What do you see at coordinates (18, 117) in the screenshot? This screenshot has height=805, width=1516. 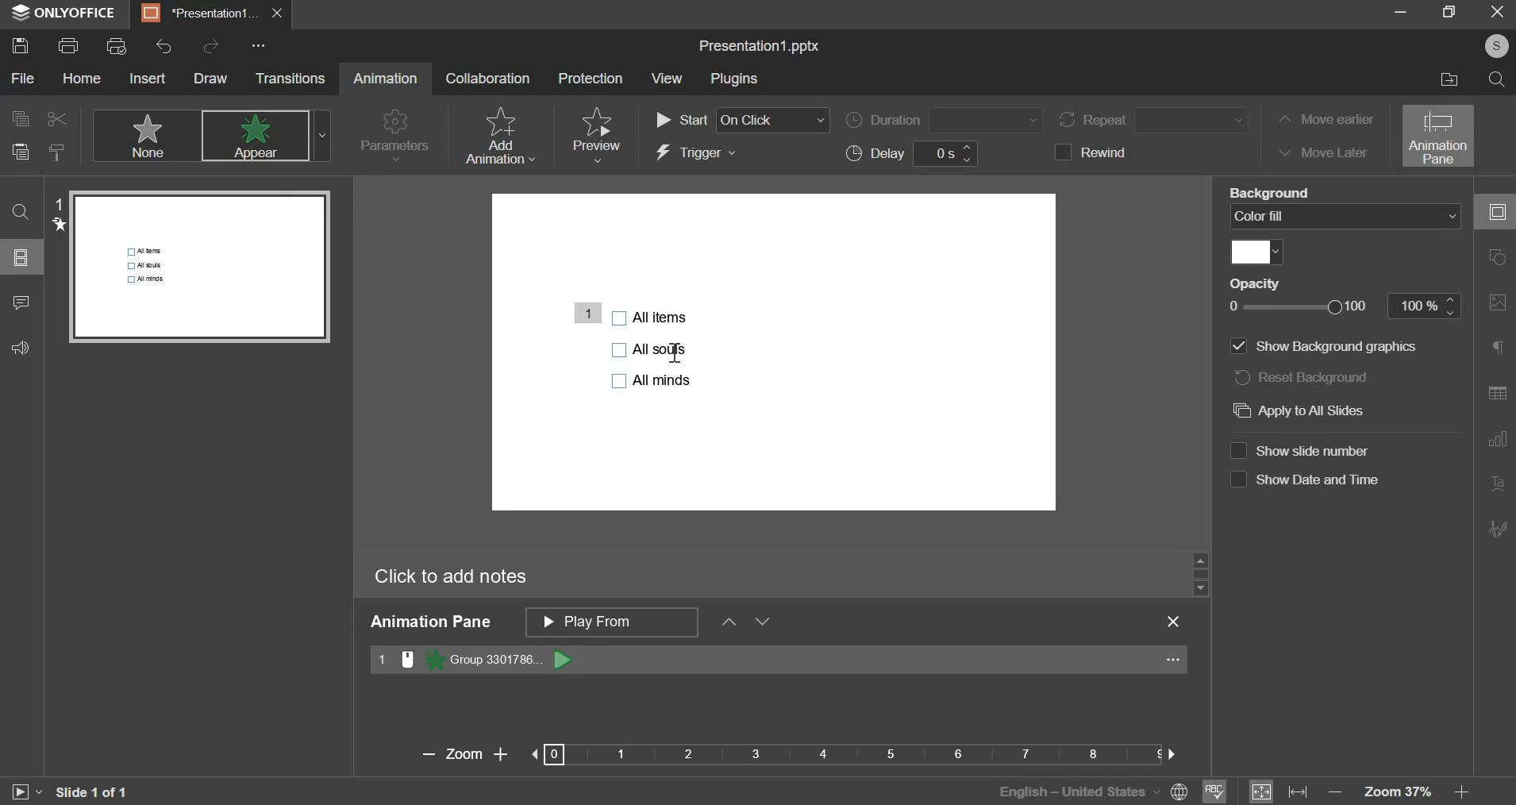 I see `copy` at bounding box center [18, 117].